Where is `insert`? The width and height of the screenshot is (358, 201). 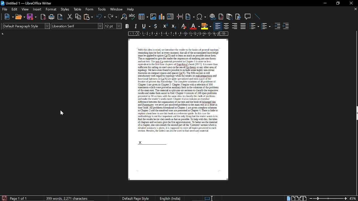 insert is located at coordinates (37, 9).